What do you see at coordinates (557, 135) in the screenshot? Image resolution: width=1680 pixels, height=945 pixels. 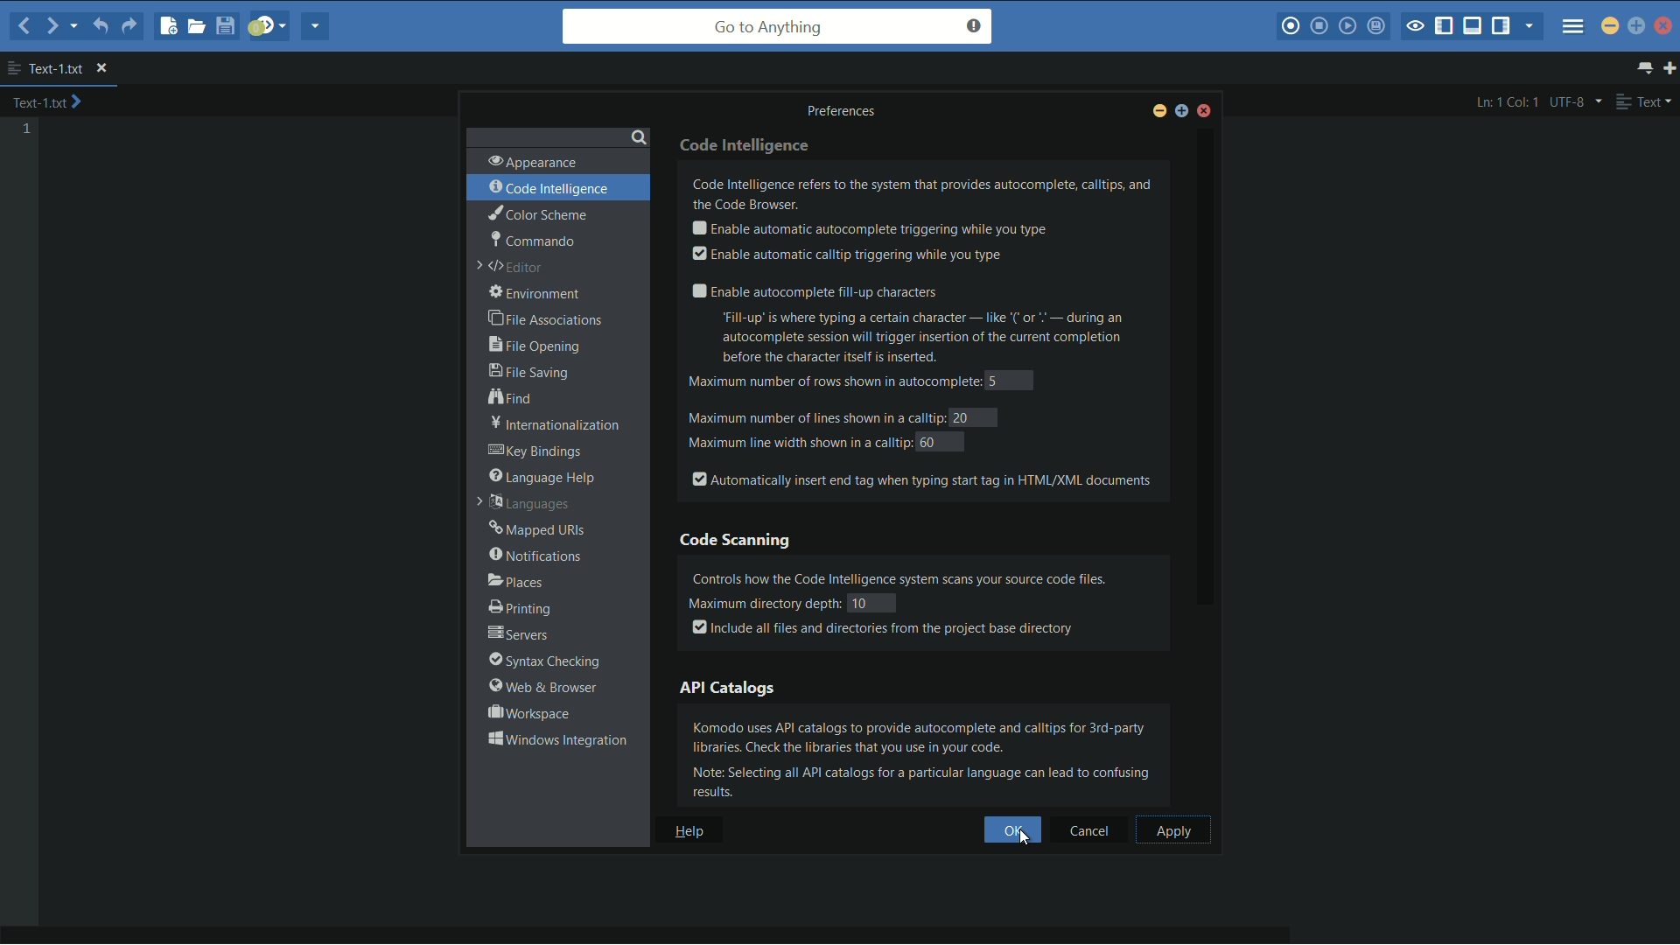 I see `search bar` at bounding box center [557, 135].